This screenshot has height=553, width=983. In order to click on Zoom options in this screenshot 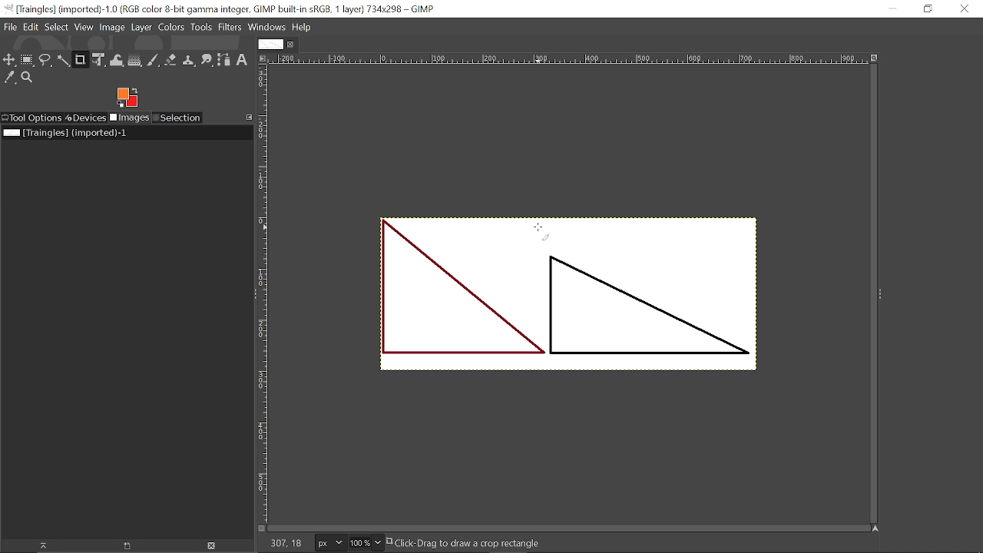, I will do `click(377, 543)`.